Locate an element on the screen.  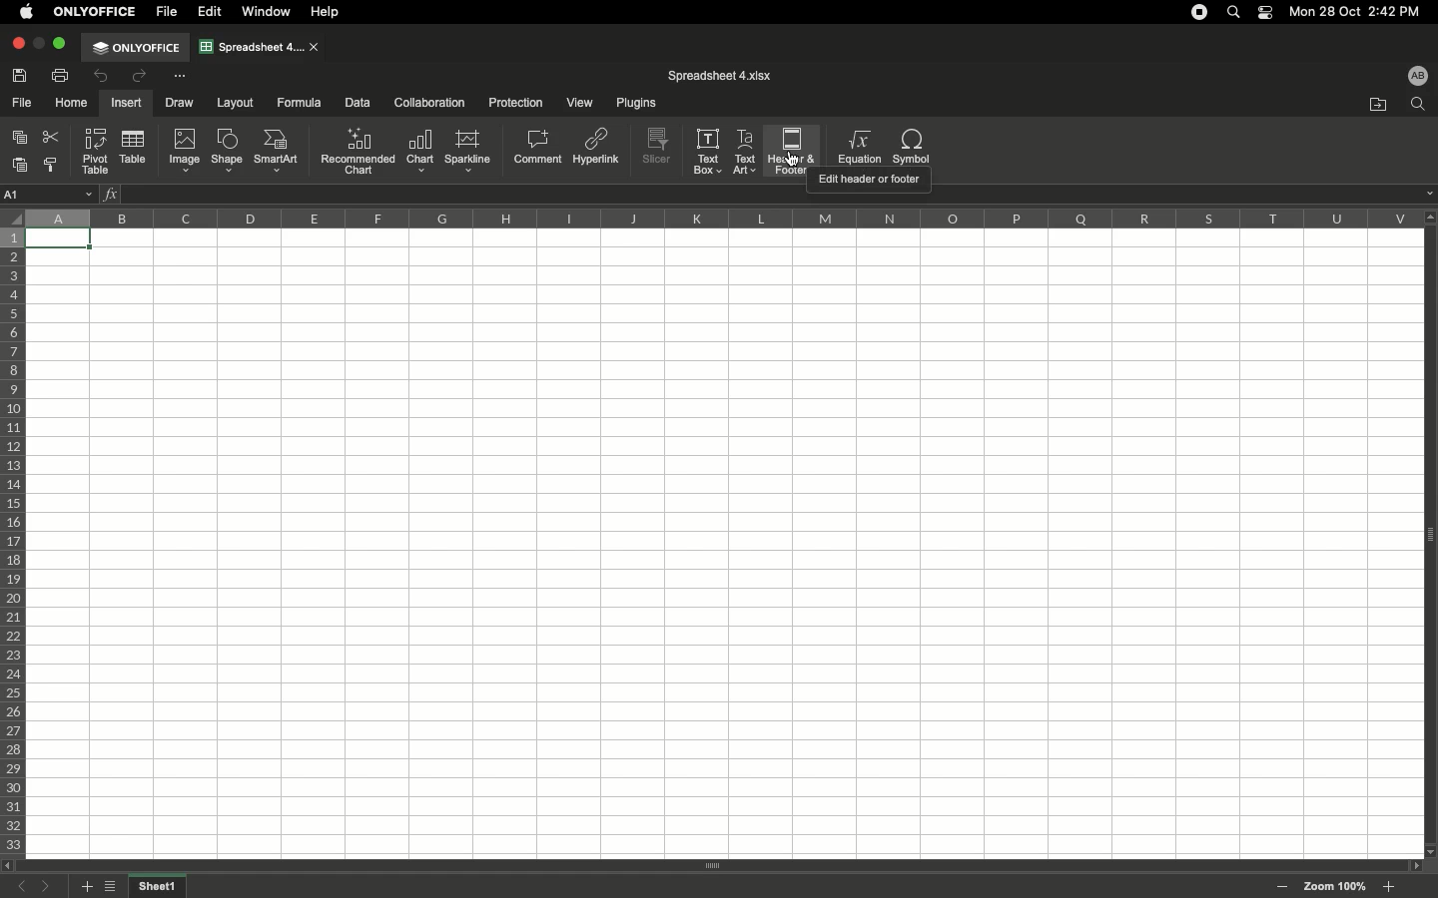
Equation is located at coordinates (861, 148).